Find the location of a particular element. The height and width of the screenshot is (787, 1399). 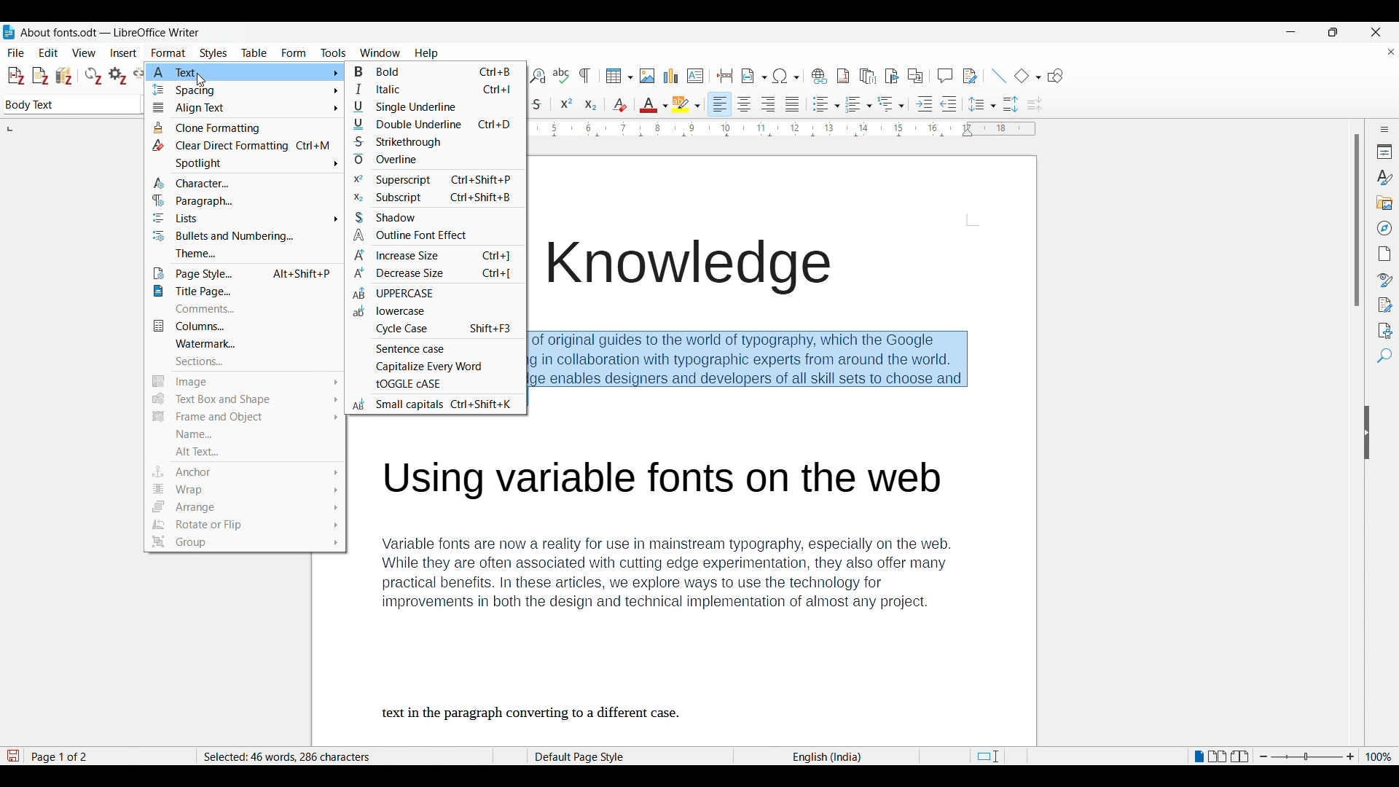

Subscript is located at coordinates (591, 104).